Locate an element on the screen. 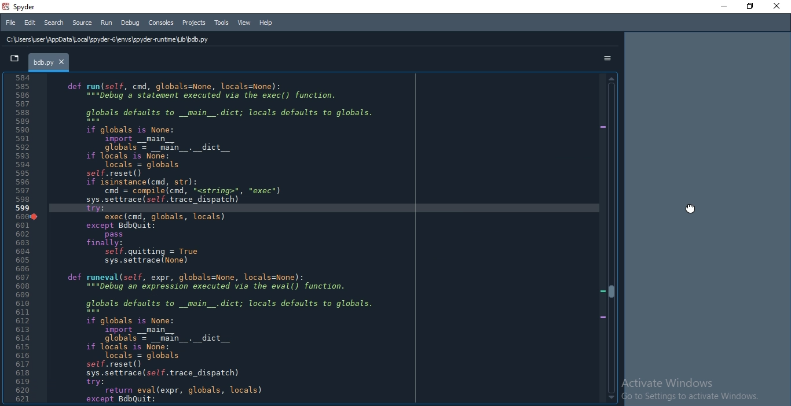  tab is located at coordinates (14, 58).